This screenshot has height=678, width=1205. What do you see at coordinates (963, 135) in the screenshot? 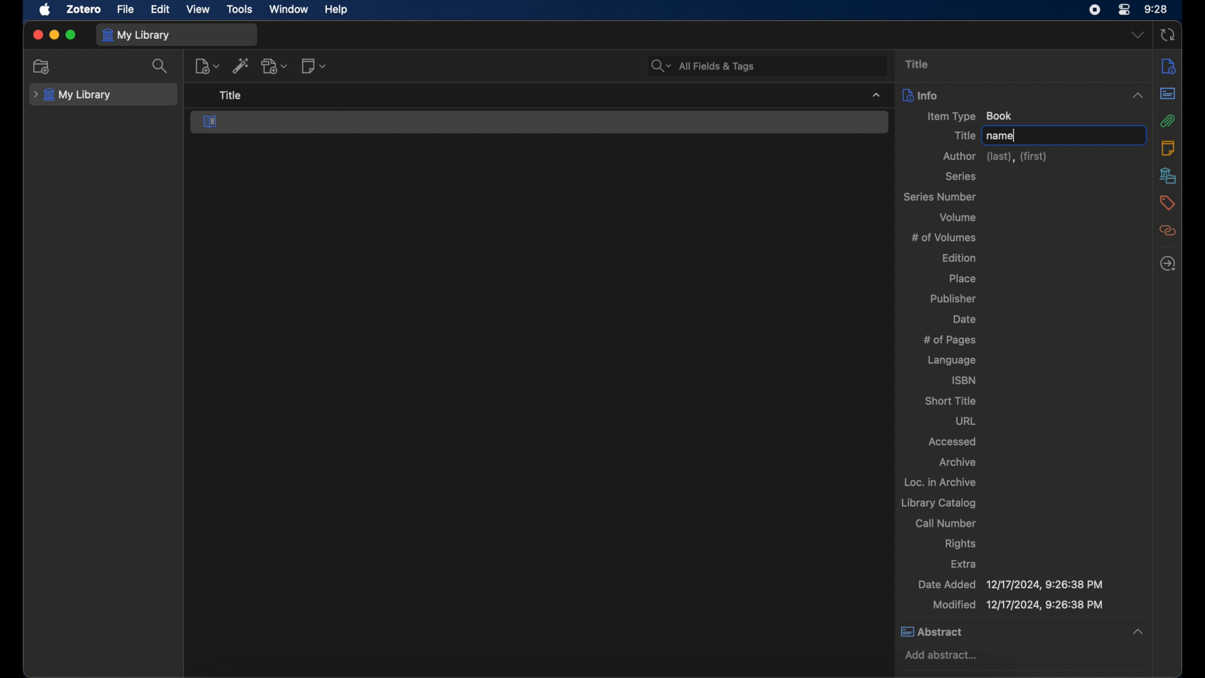
I see `title` at bounding box center [963, 135].